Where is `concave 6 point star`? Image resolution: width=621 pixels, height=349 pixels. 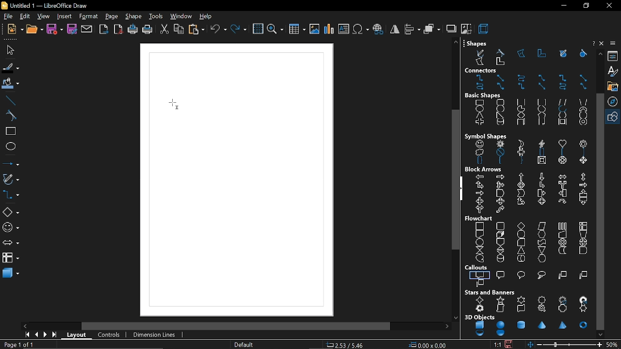
concave 6 point star is located at coordinates (584, 309).